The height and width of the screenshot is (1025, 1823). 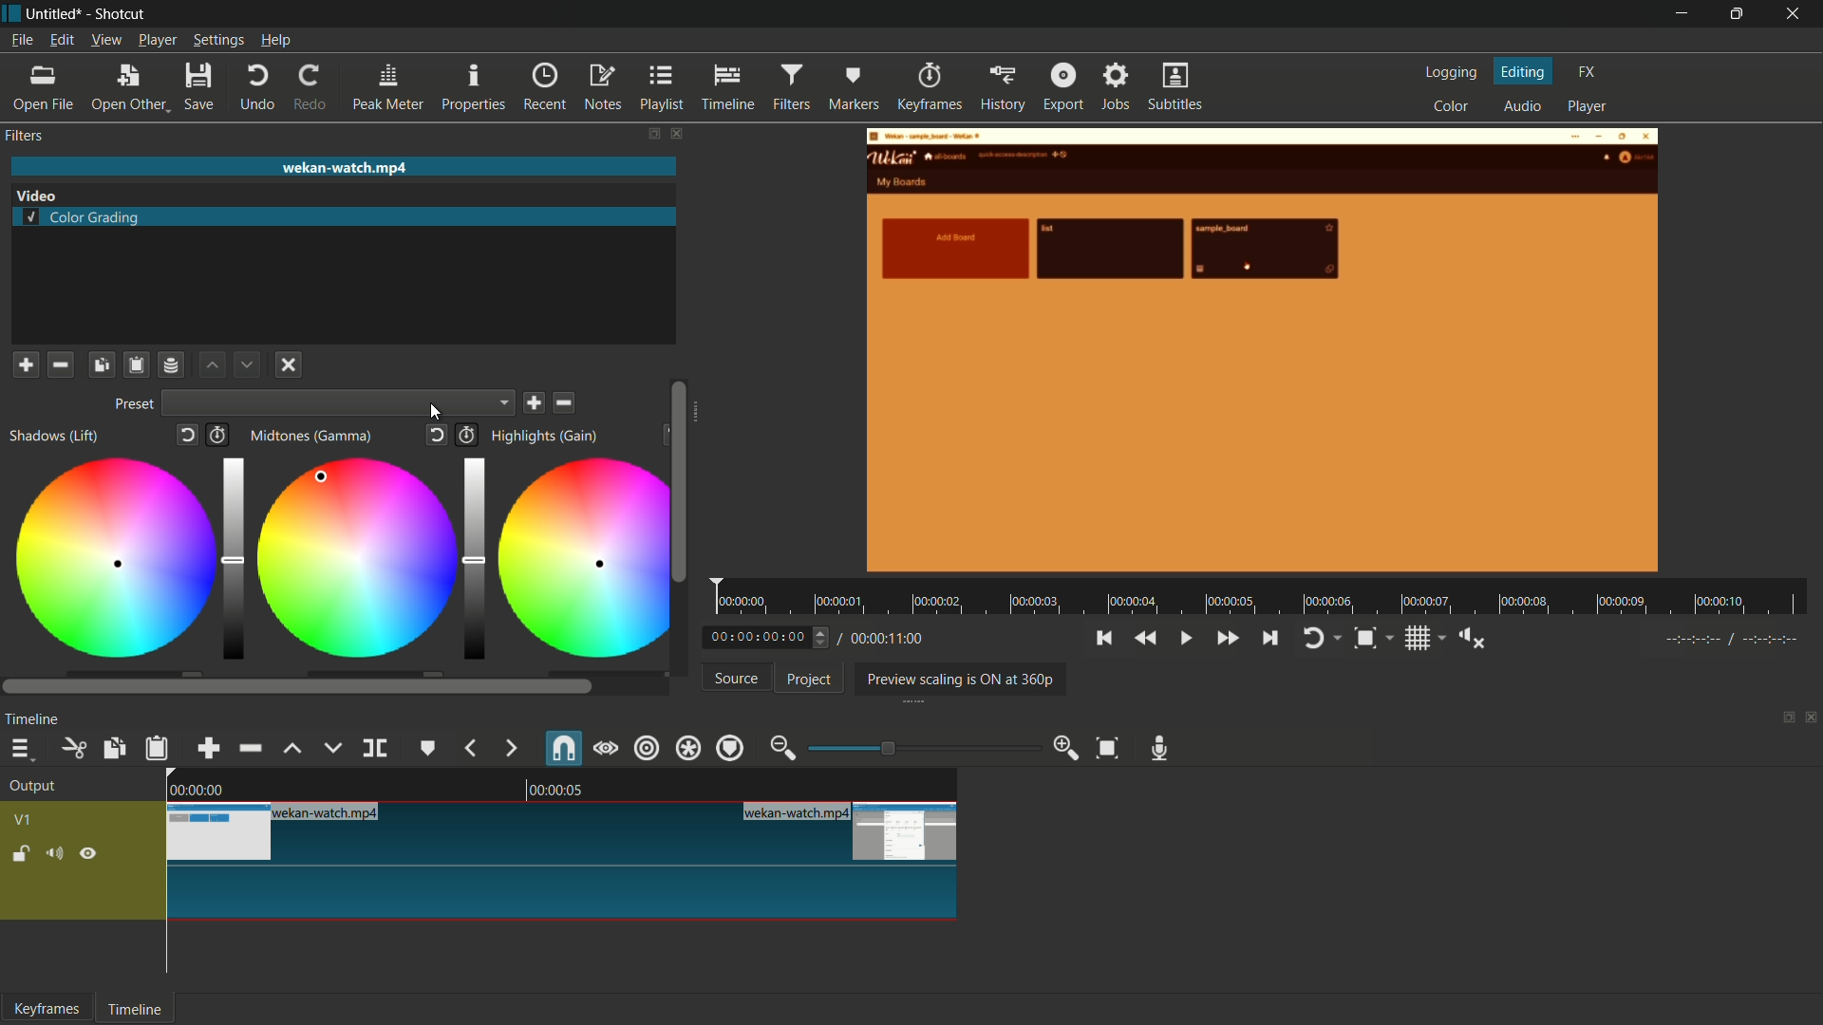 What do you see at coordinates (174, 365) in the screenshot?
I see `save filter set` at bounding box center [174, 365].